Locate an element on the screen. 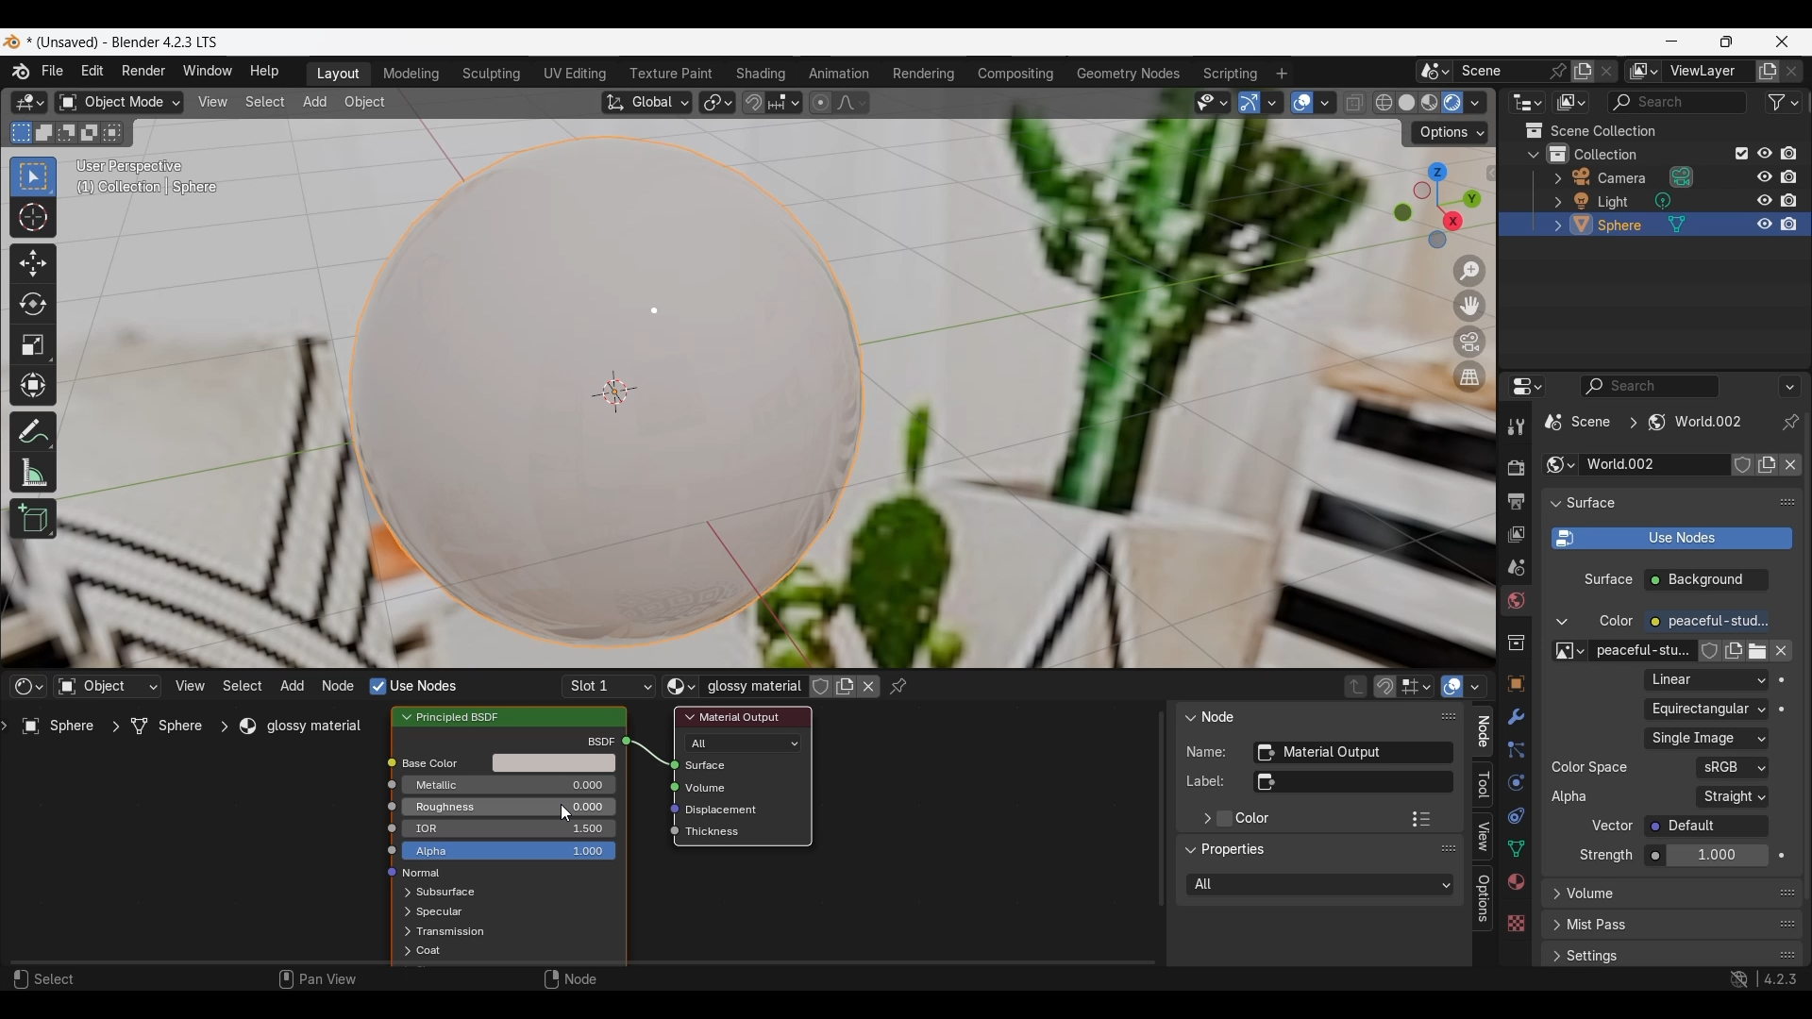 The height and width of the screenshot is (1019, 1812). Base color is located at coordinates (444, 764).